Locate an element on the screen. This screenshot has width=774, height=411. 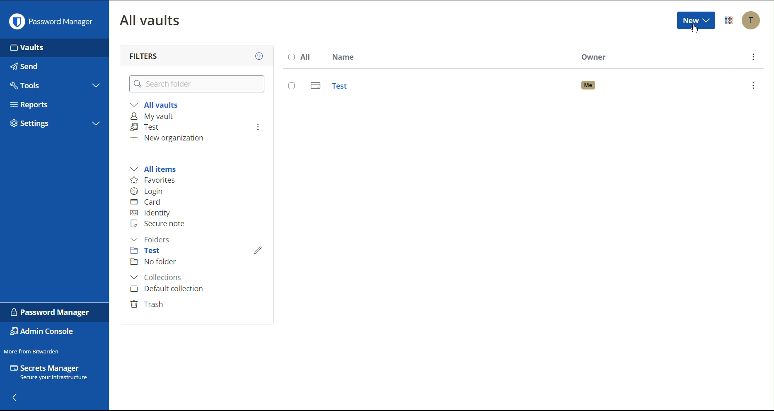
Test is located at coordinates (147, 127).